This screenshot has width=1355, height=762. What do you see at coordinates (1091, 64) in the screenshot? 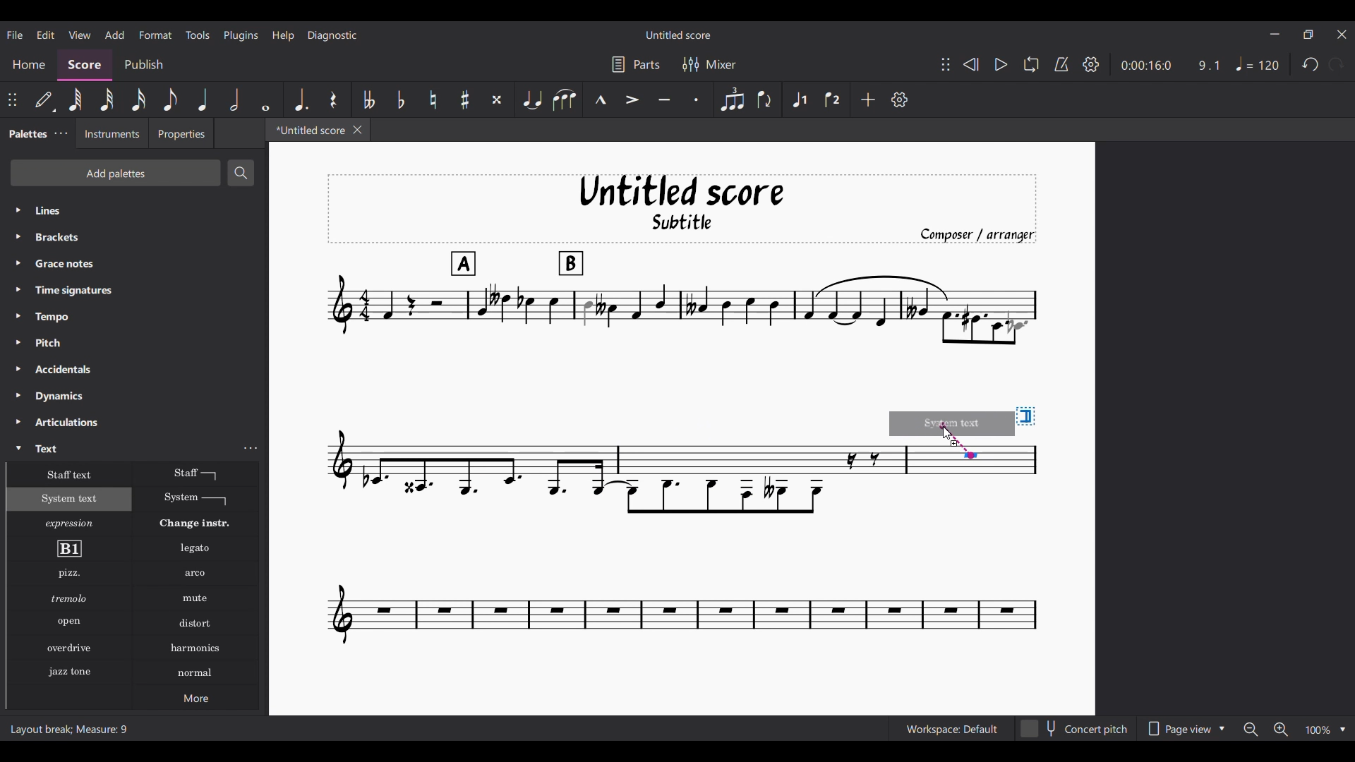
I see `Settings` at bounding box center [1091, 64].